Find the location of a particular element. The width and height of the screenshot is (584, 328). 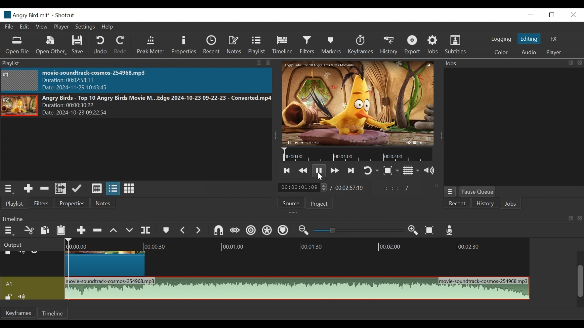

Media Viewer is located at coordinates (357, 103).